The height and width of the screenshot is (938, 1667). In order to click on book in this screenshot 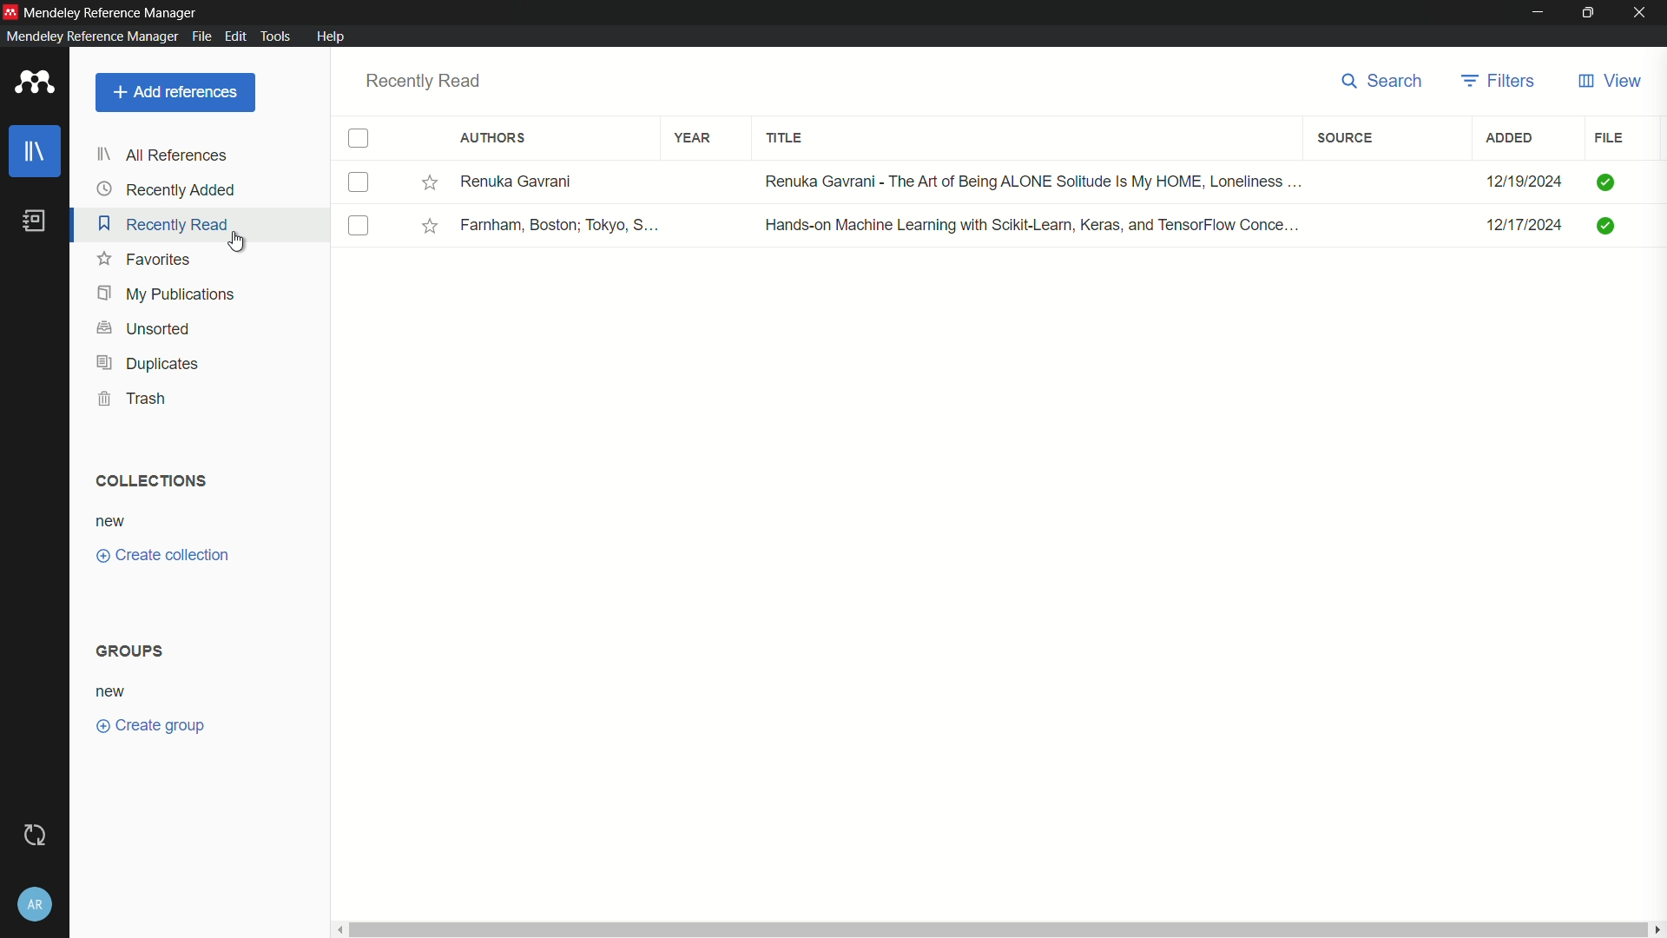, I will do `click(35, 220)`.